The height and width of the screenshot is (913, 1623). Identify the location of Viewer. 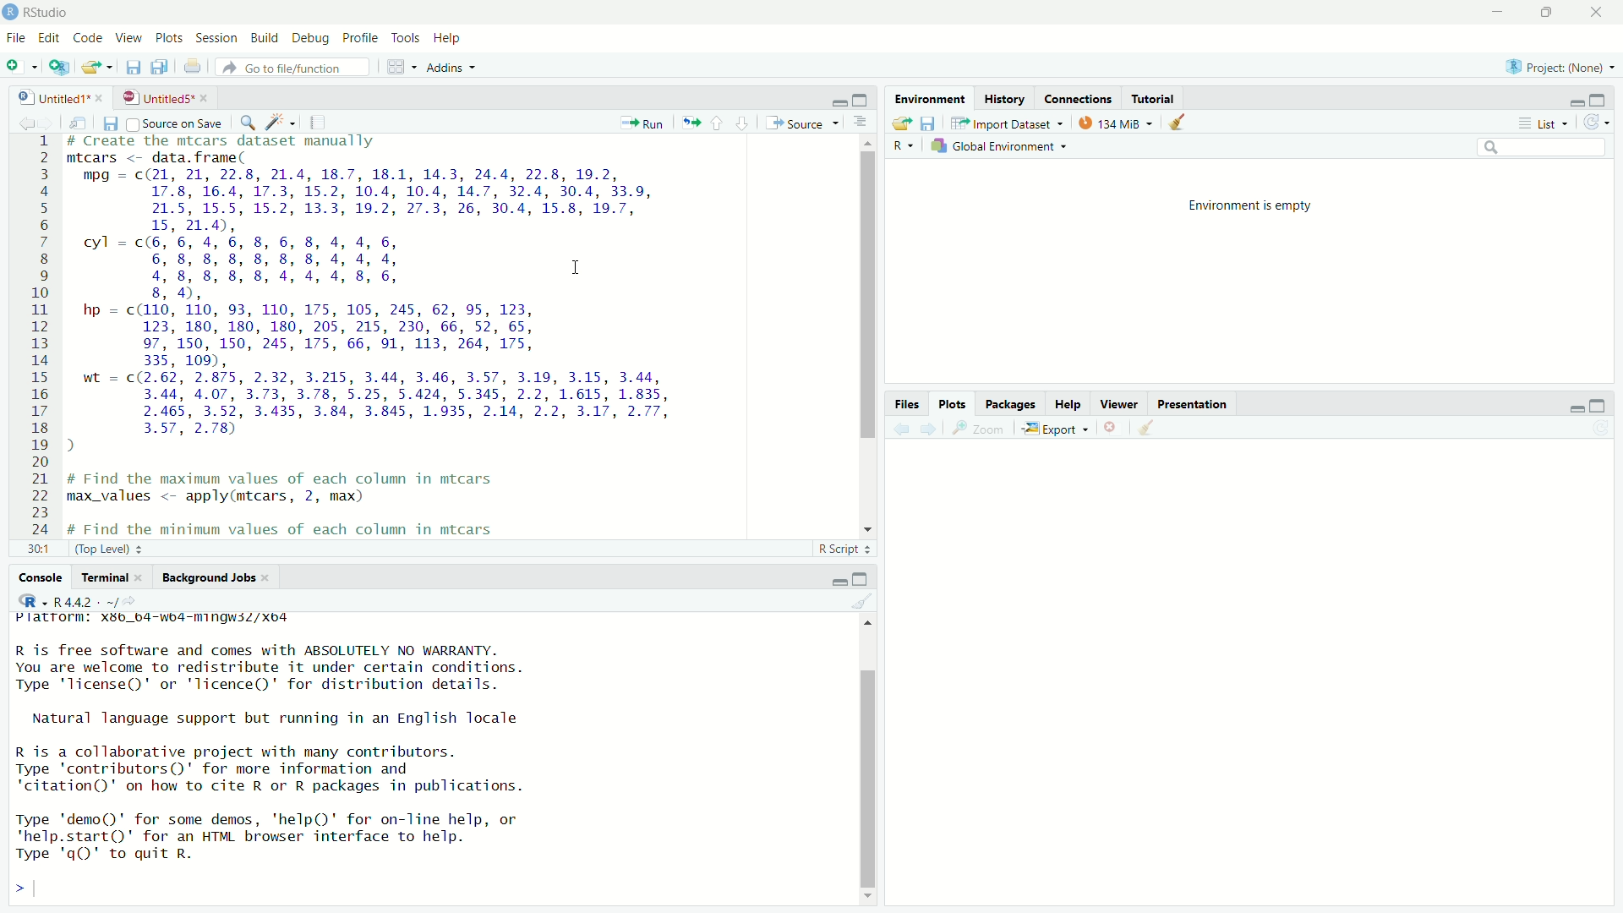
(1116, 401).